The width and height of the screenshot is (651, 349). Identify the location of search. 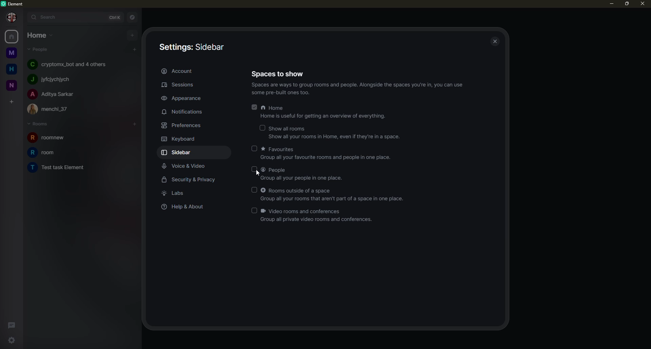
(45, 17).